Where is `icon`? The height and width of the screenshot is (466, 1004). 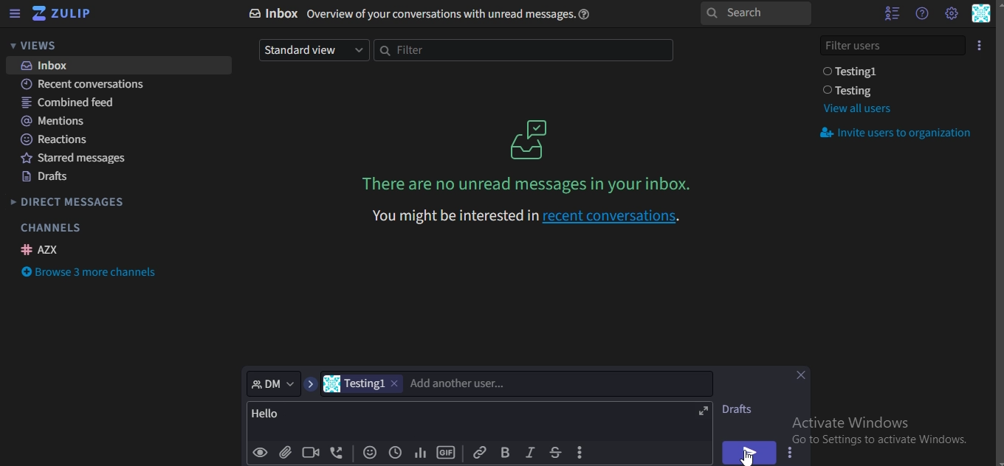 icon is located at coordinates (980, 44).